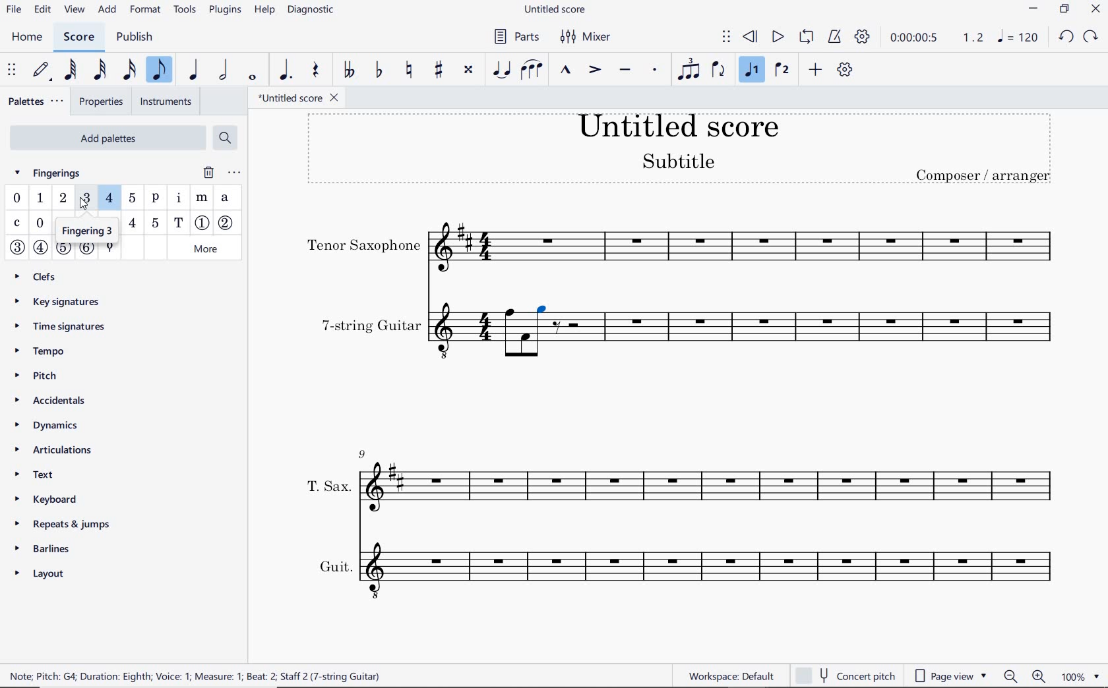 The image size is (1108, 688). Describe the element at coordinates (777, 37) in the screenshot. I see `PLAY` at that location.